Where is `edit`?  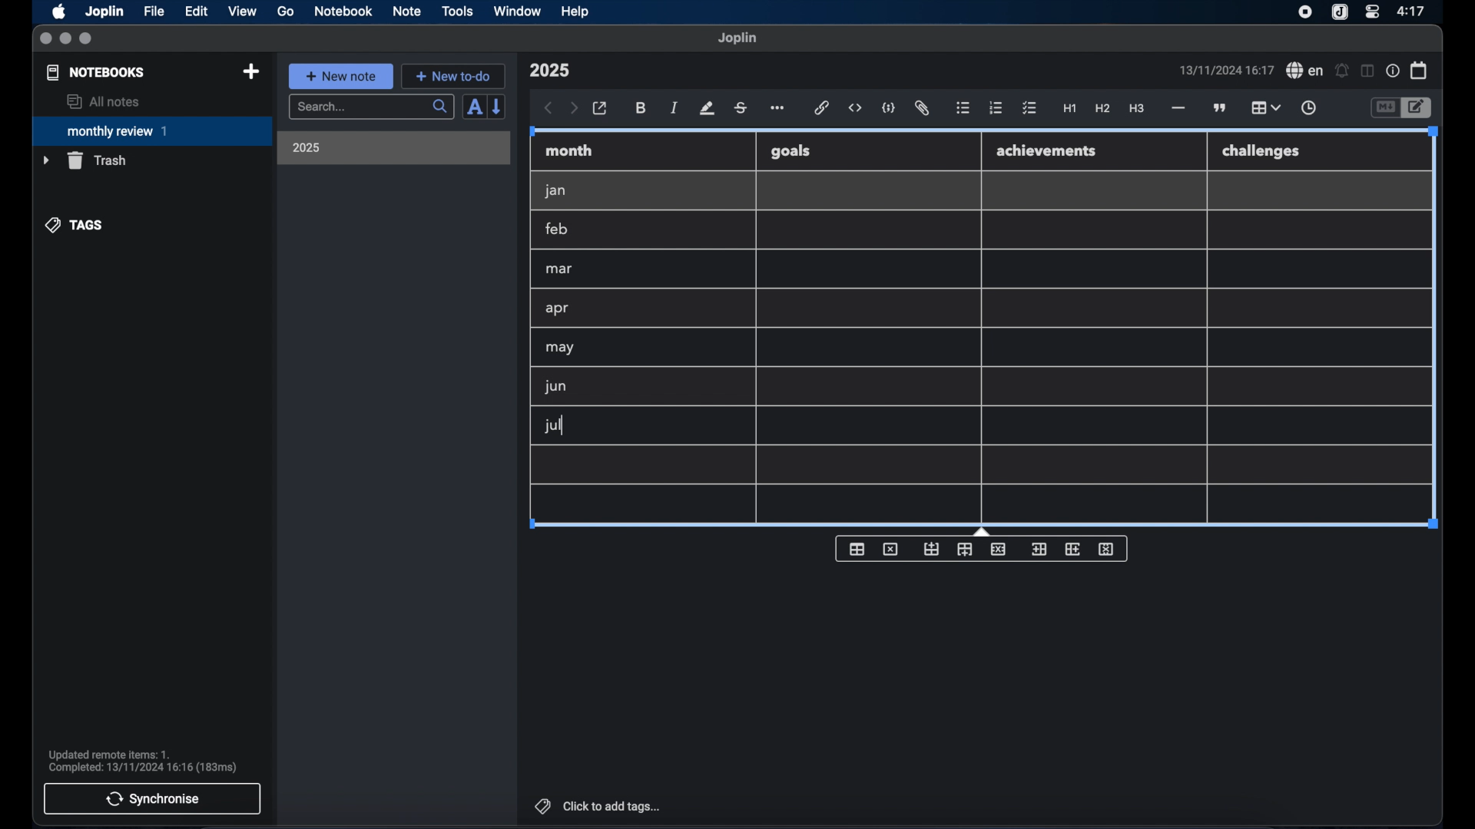
edit is located at coordinates (197, 12).